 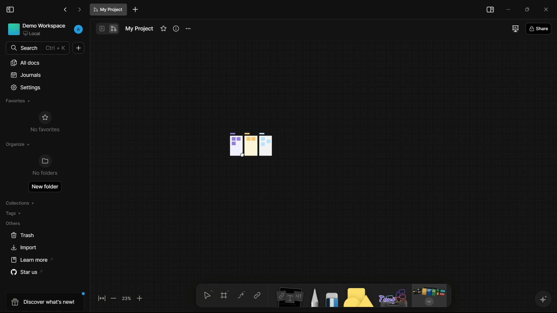 I want to click on document name, so click(x=109, y=10).